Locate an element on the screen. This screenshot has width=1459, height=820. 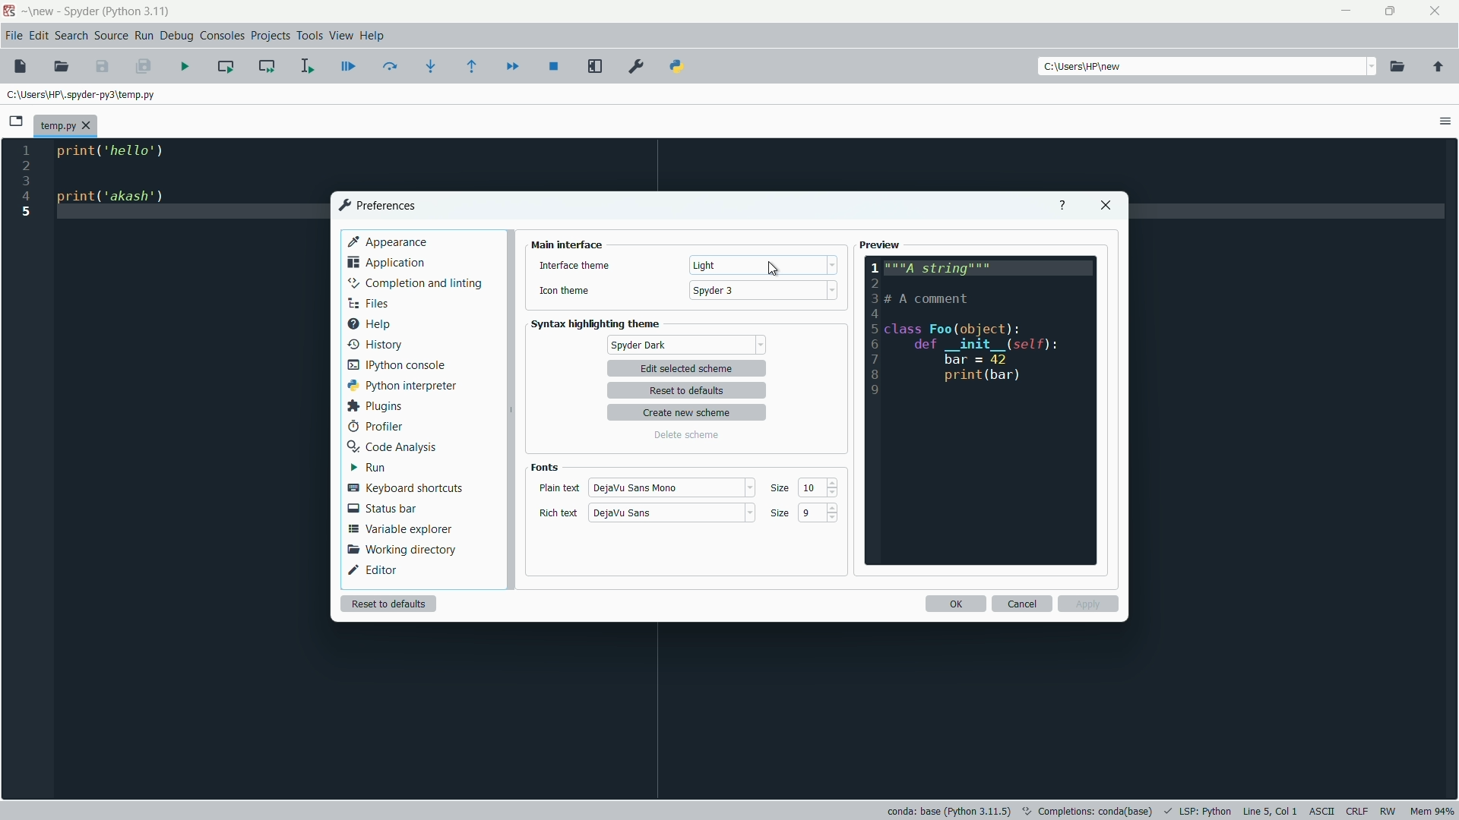
variable explorer is located at coordinates (401, 529).